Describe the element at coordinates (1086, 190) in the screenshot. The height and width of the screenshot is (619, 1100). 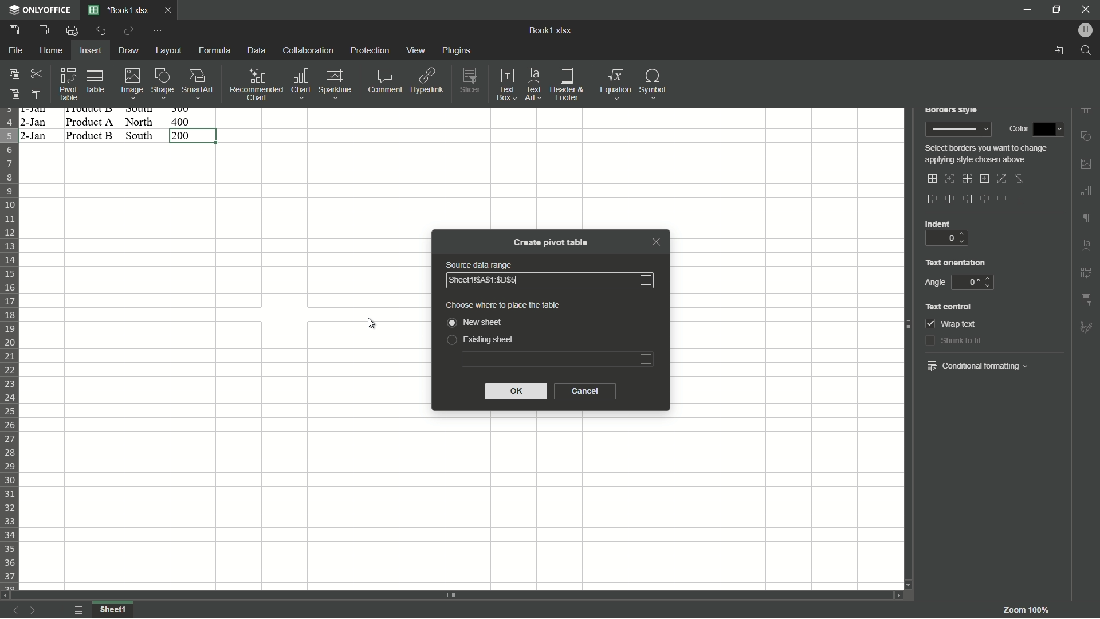
I see `insert chart` at that location.